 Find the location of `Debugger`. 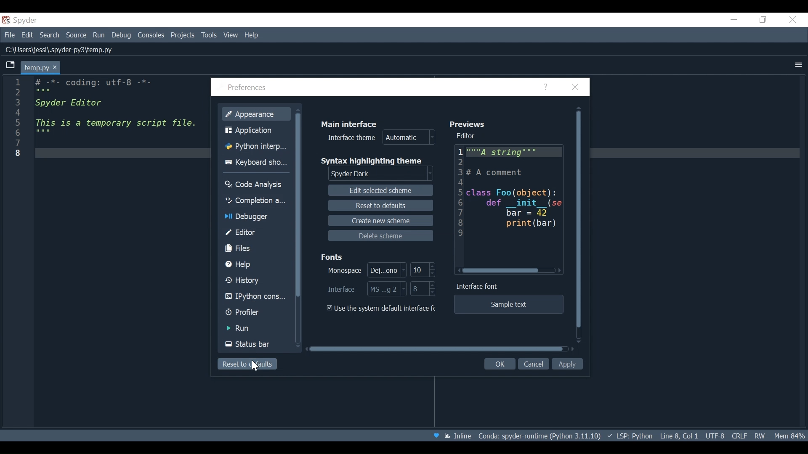

Debugger is located at coordinates (255, 217).